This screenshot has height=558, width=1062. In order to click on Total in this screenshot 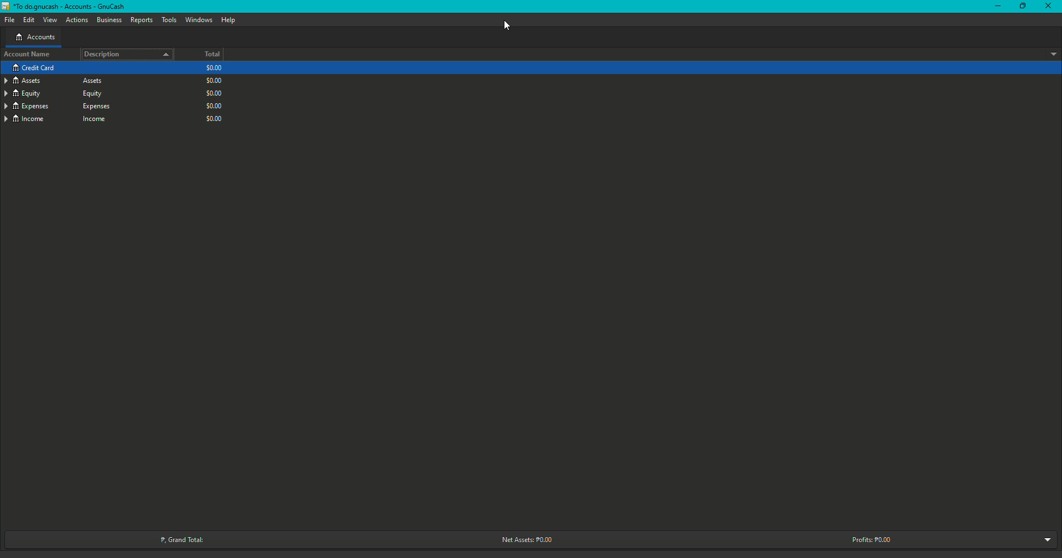, I will do `click(206, 54)`.